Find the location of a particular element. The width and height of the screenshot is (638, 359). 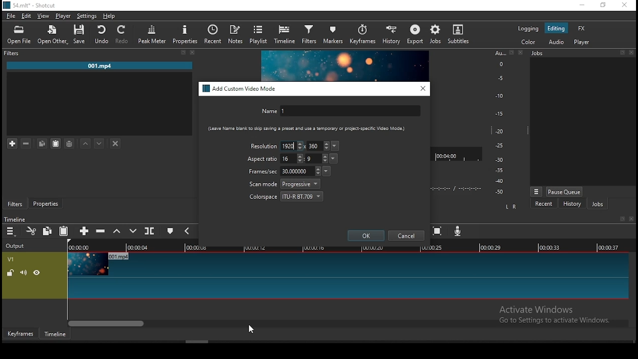

recent is located at coordinates (544, 204).